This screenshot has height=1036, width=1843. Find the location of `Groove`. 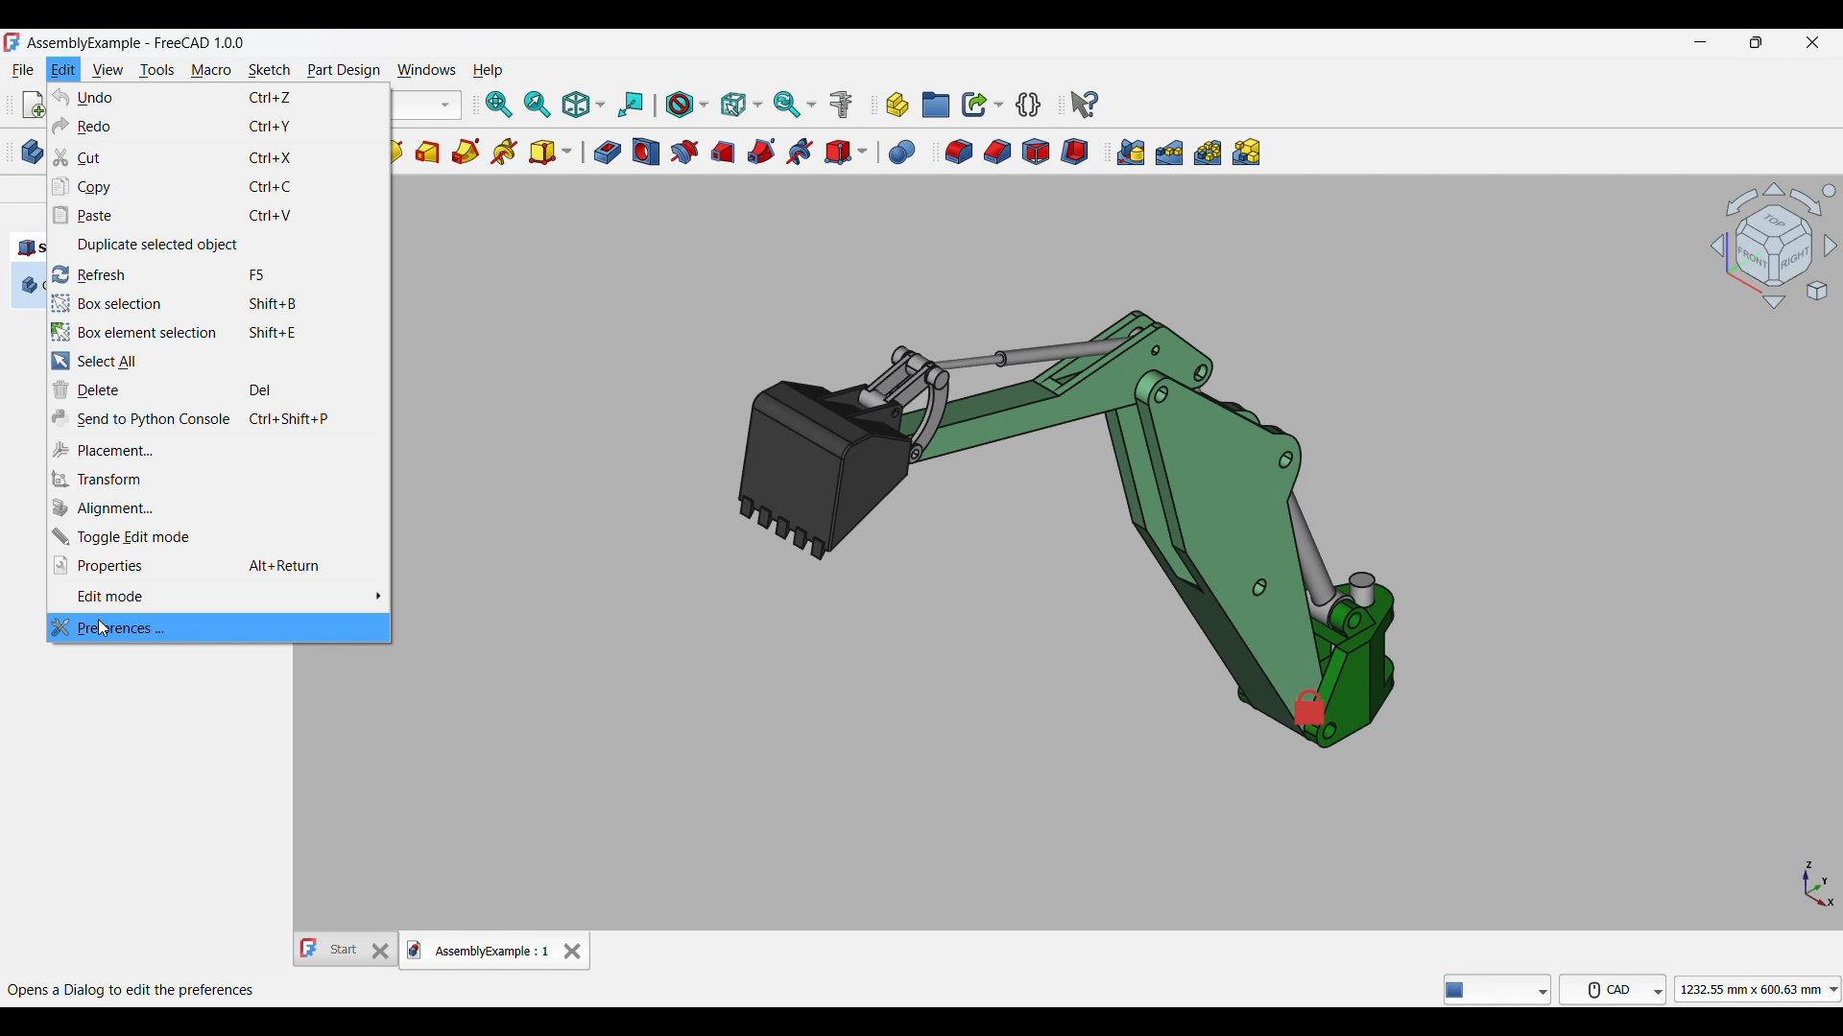

Groove is located at coordinates (683, 153).